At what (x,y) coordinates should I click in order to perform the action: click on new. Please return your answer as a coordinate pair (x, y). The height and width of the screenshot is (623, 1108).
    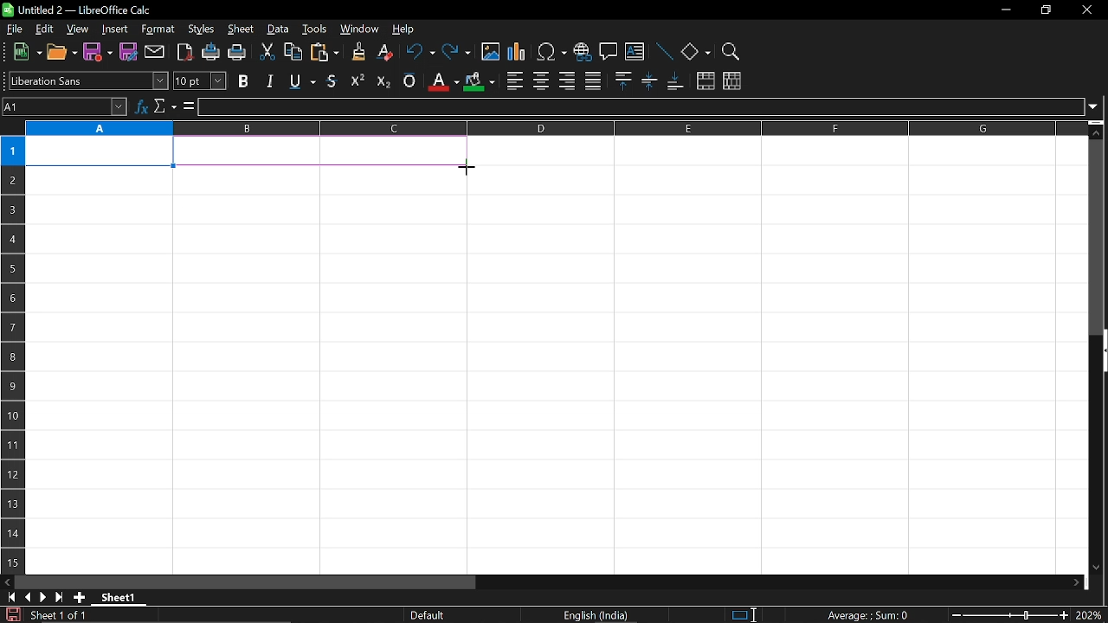
    Looking at the image, I should click on (23, 53).